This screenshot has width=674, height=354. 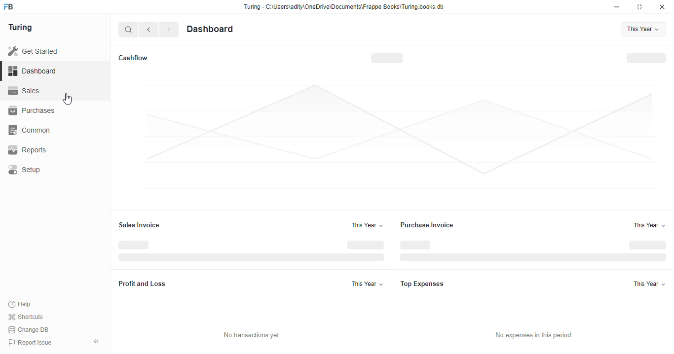 What do you see at coordinates (648, 284) in the screenshot?
I see `This Year` at bounding box center [648, 284].